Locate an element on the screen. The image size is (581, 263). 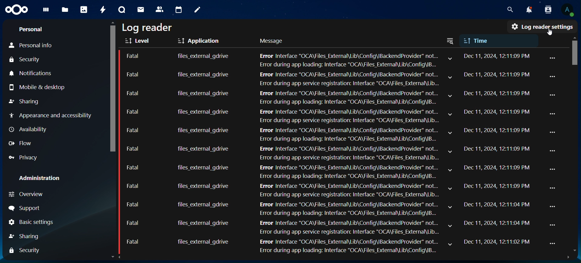
cursor is located at coordinates (553, 32).